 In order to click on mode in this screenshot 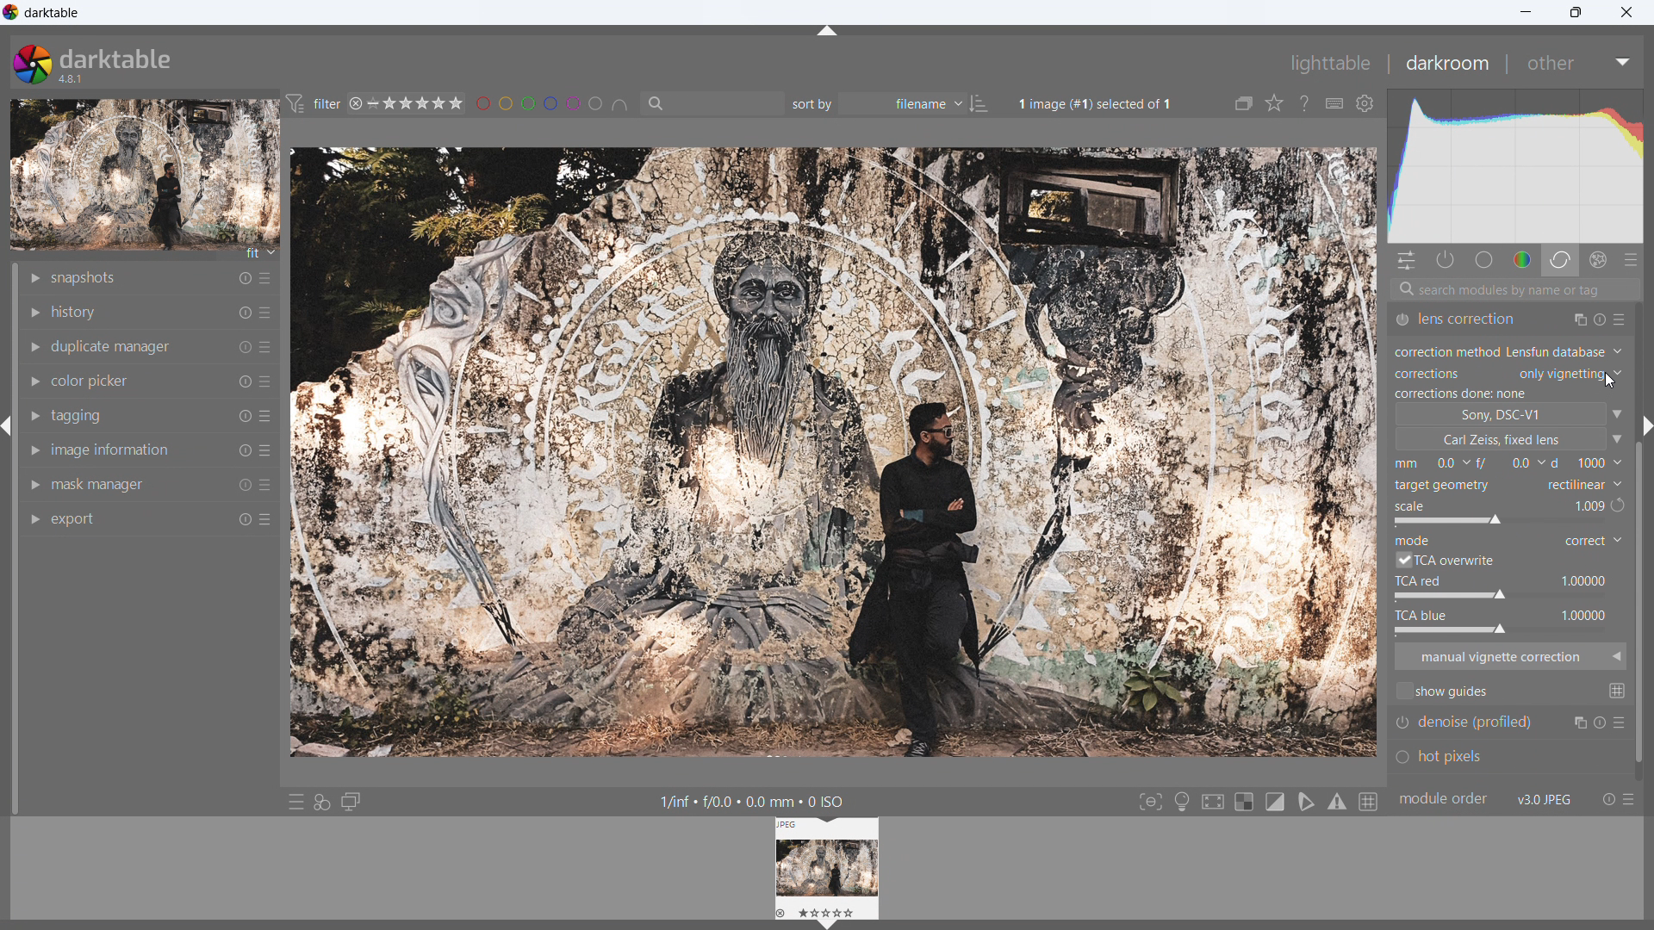, I will do `click(1592, 541)`.